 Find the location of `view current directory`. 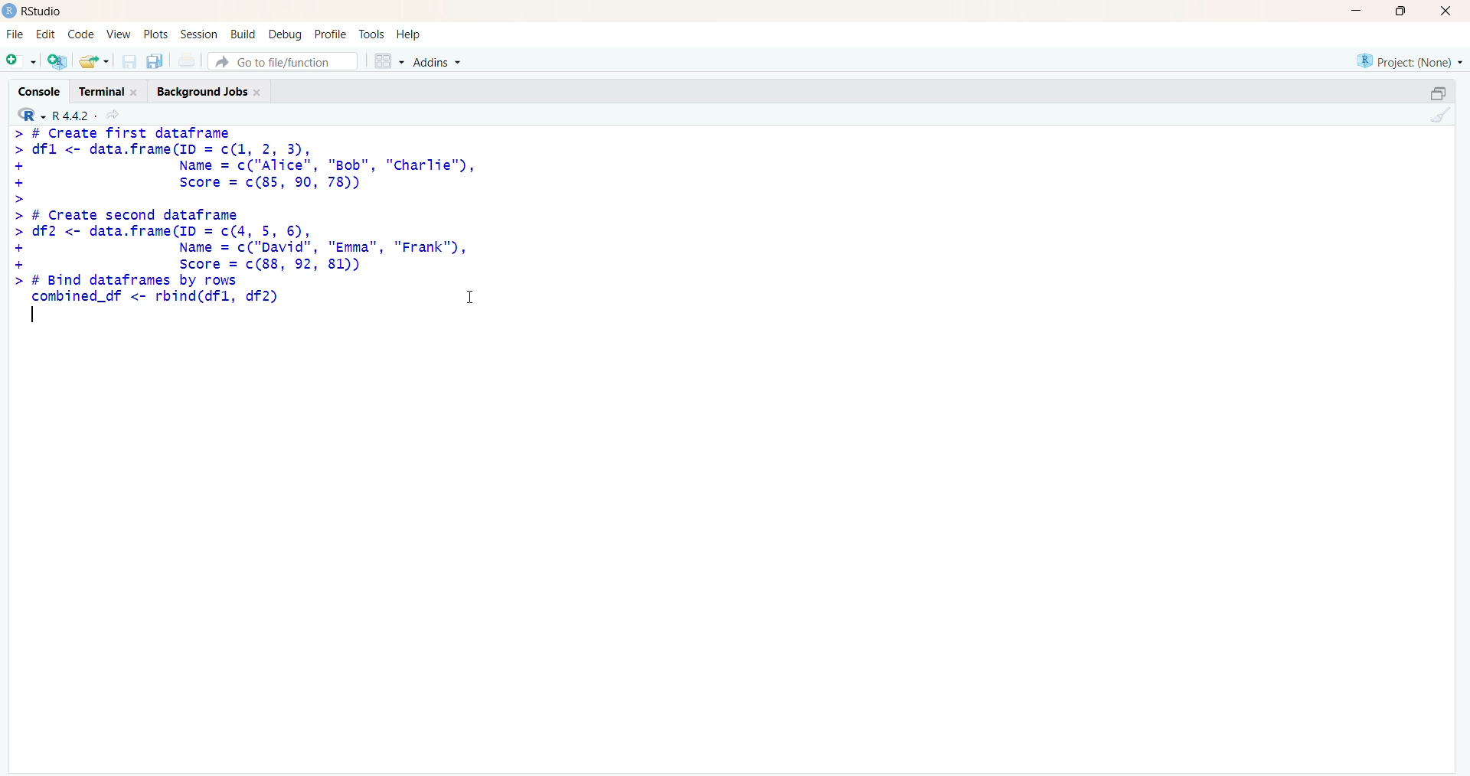

view current directory is located at coordinates (112, 114).